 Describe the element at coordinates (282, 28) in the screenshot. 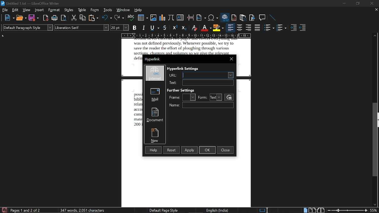

I see `toggle unordered list` at that location.